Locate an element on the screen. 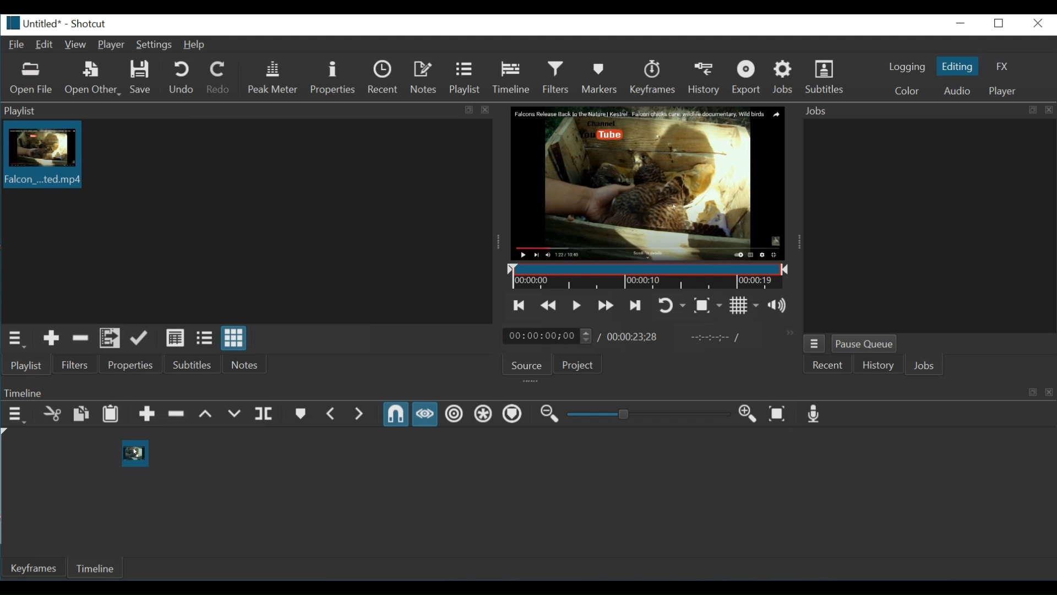 Image resolution: width=1057 pixels, height=595 pixels. Restore is located at coordinates (1000, 23).